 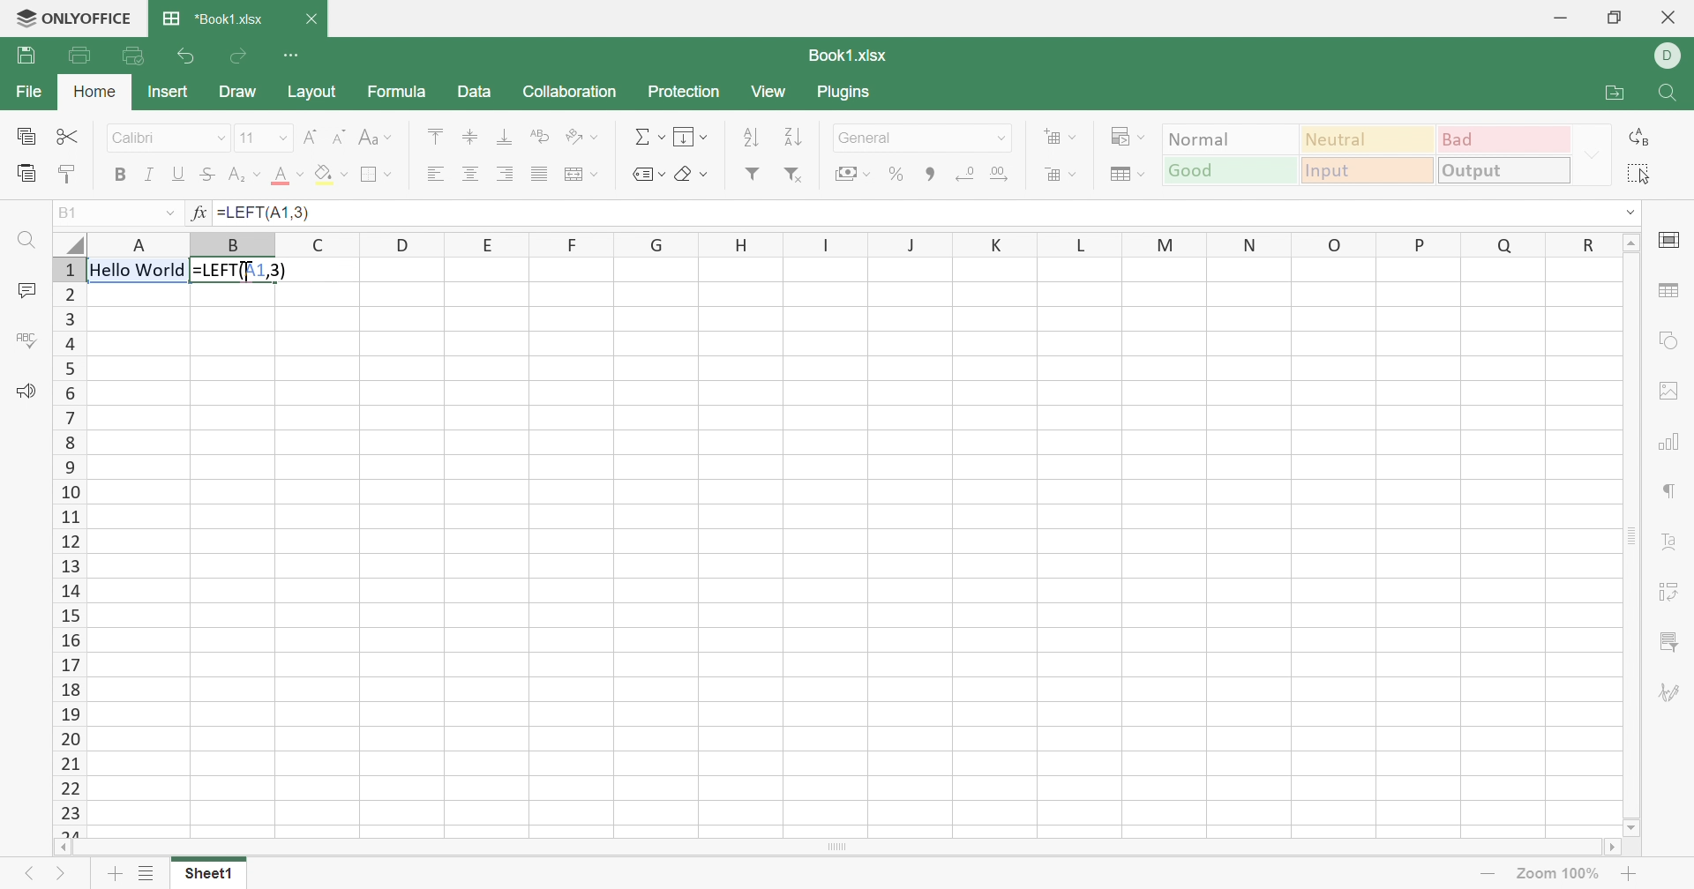 What do you see at coordinates (310, 139) in the screenshot?
I see `Increment font size` at bounding box center [310, 139].